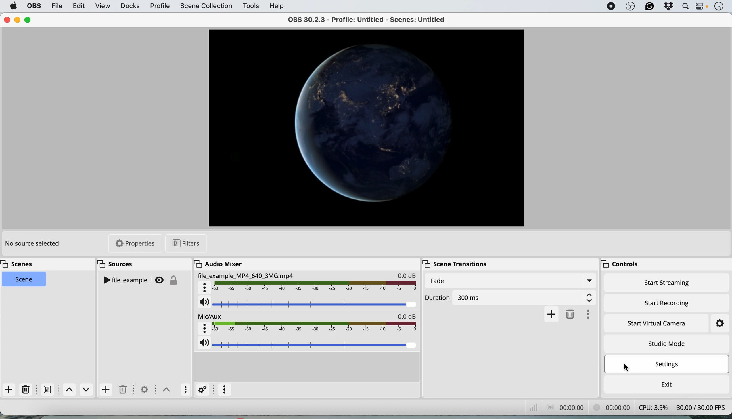 Image resolution: width=732 pixels, height=419 pixels. Describe the element at coordinates (552, 314) in the screenshot. I see `add transition` at that location.